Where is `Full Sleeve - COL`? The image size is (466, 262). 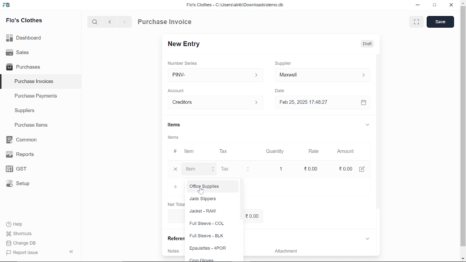 Full Sleeve - COL is located at coordinates (211, 223).